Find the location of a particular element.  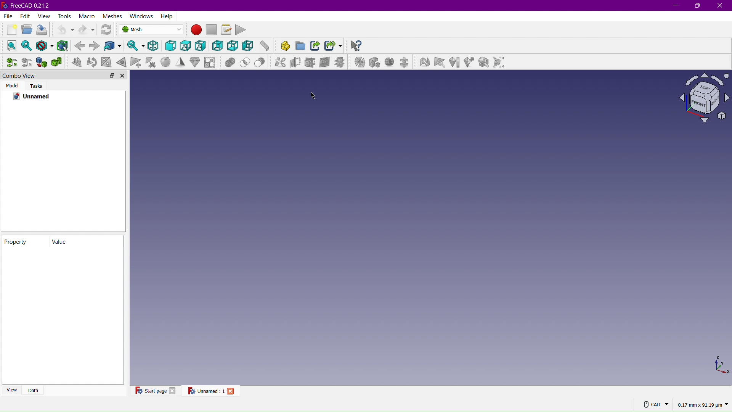

Refinement is located at coordinates (179, 62).